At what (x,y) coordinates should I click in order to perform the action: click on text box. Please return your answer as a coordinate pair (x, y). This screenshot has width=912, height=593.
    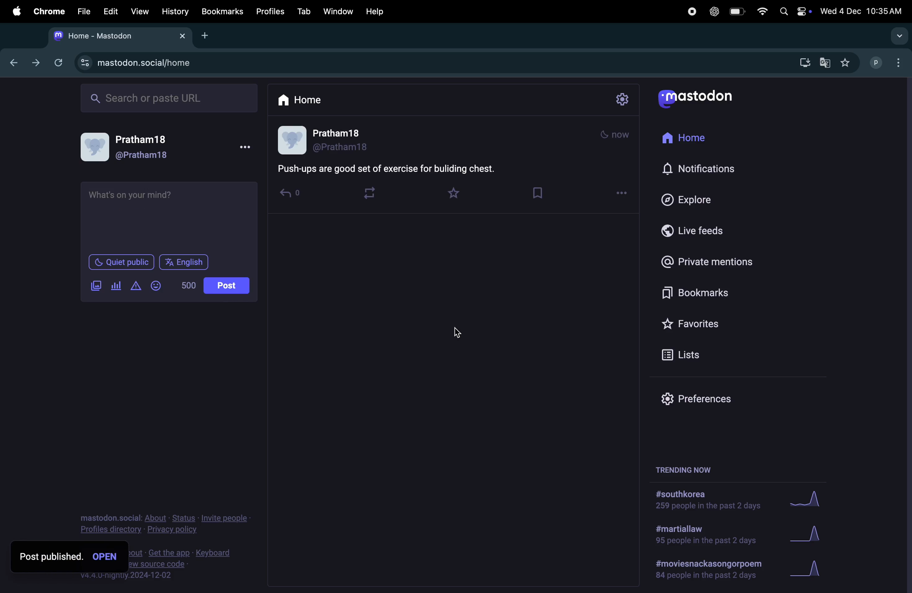
    Looking at the image, I should click on (172, 216).